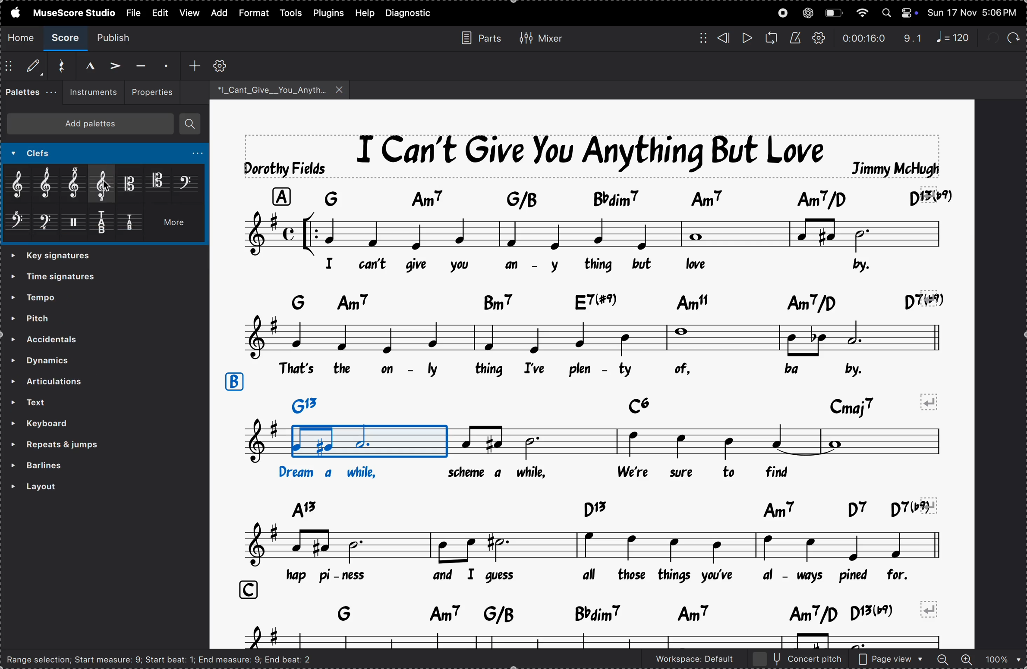 Image resolution: width=1027 pixels, height=669 pixels. Describe the element at coordinates (974, 11) in the screenshot. I see `time and date` at that location.